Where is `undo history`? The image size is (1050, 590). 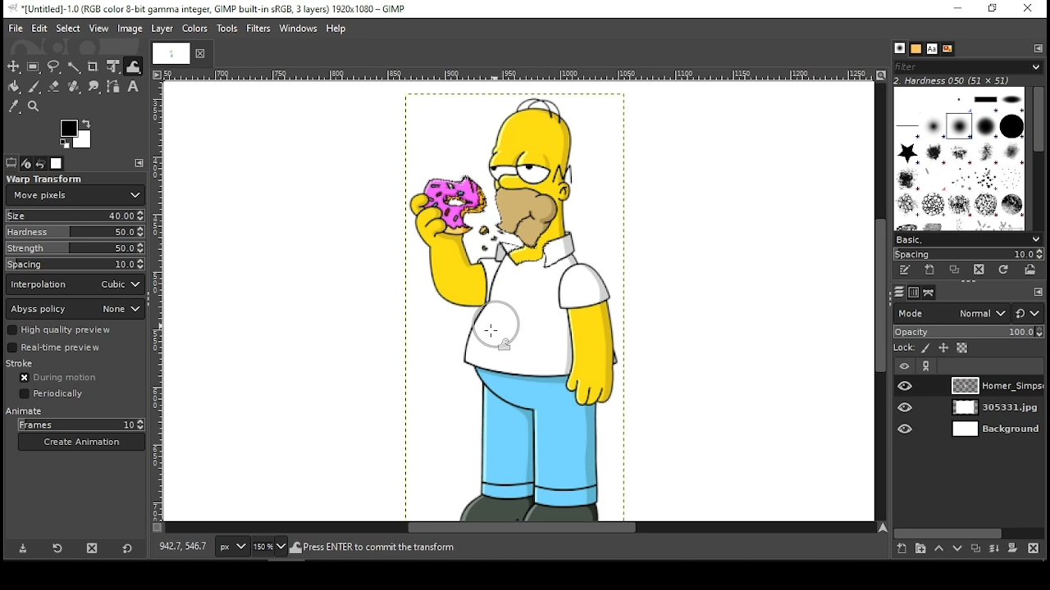 undo history is located at coordinates (40, 163).